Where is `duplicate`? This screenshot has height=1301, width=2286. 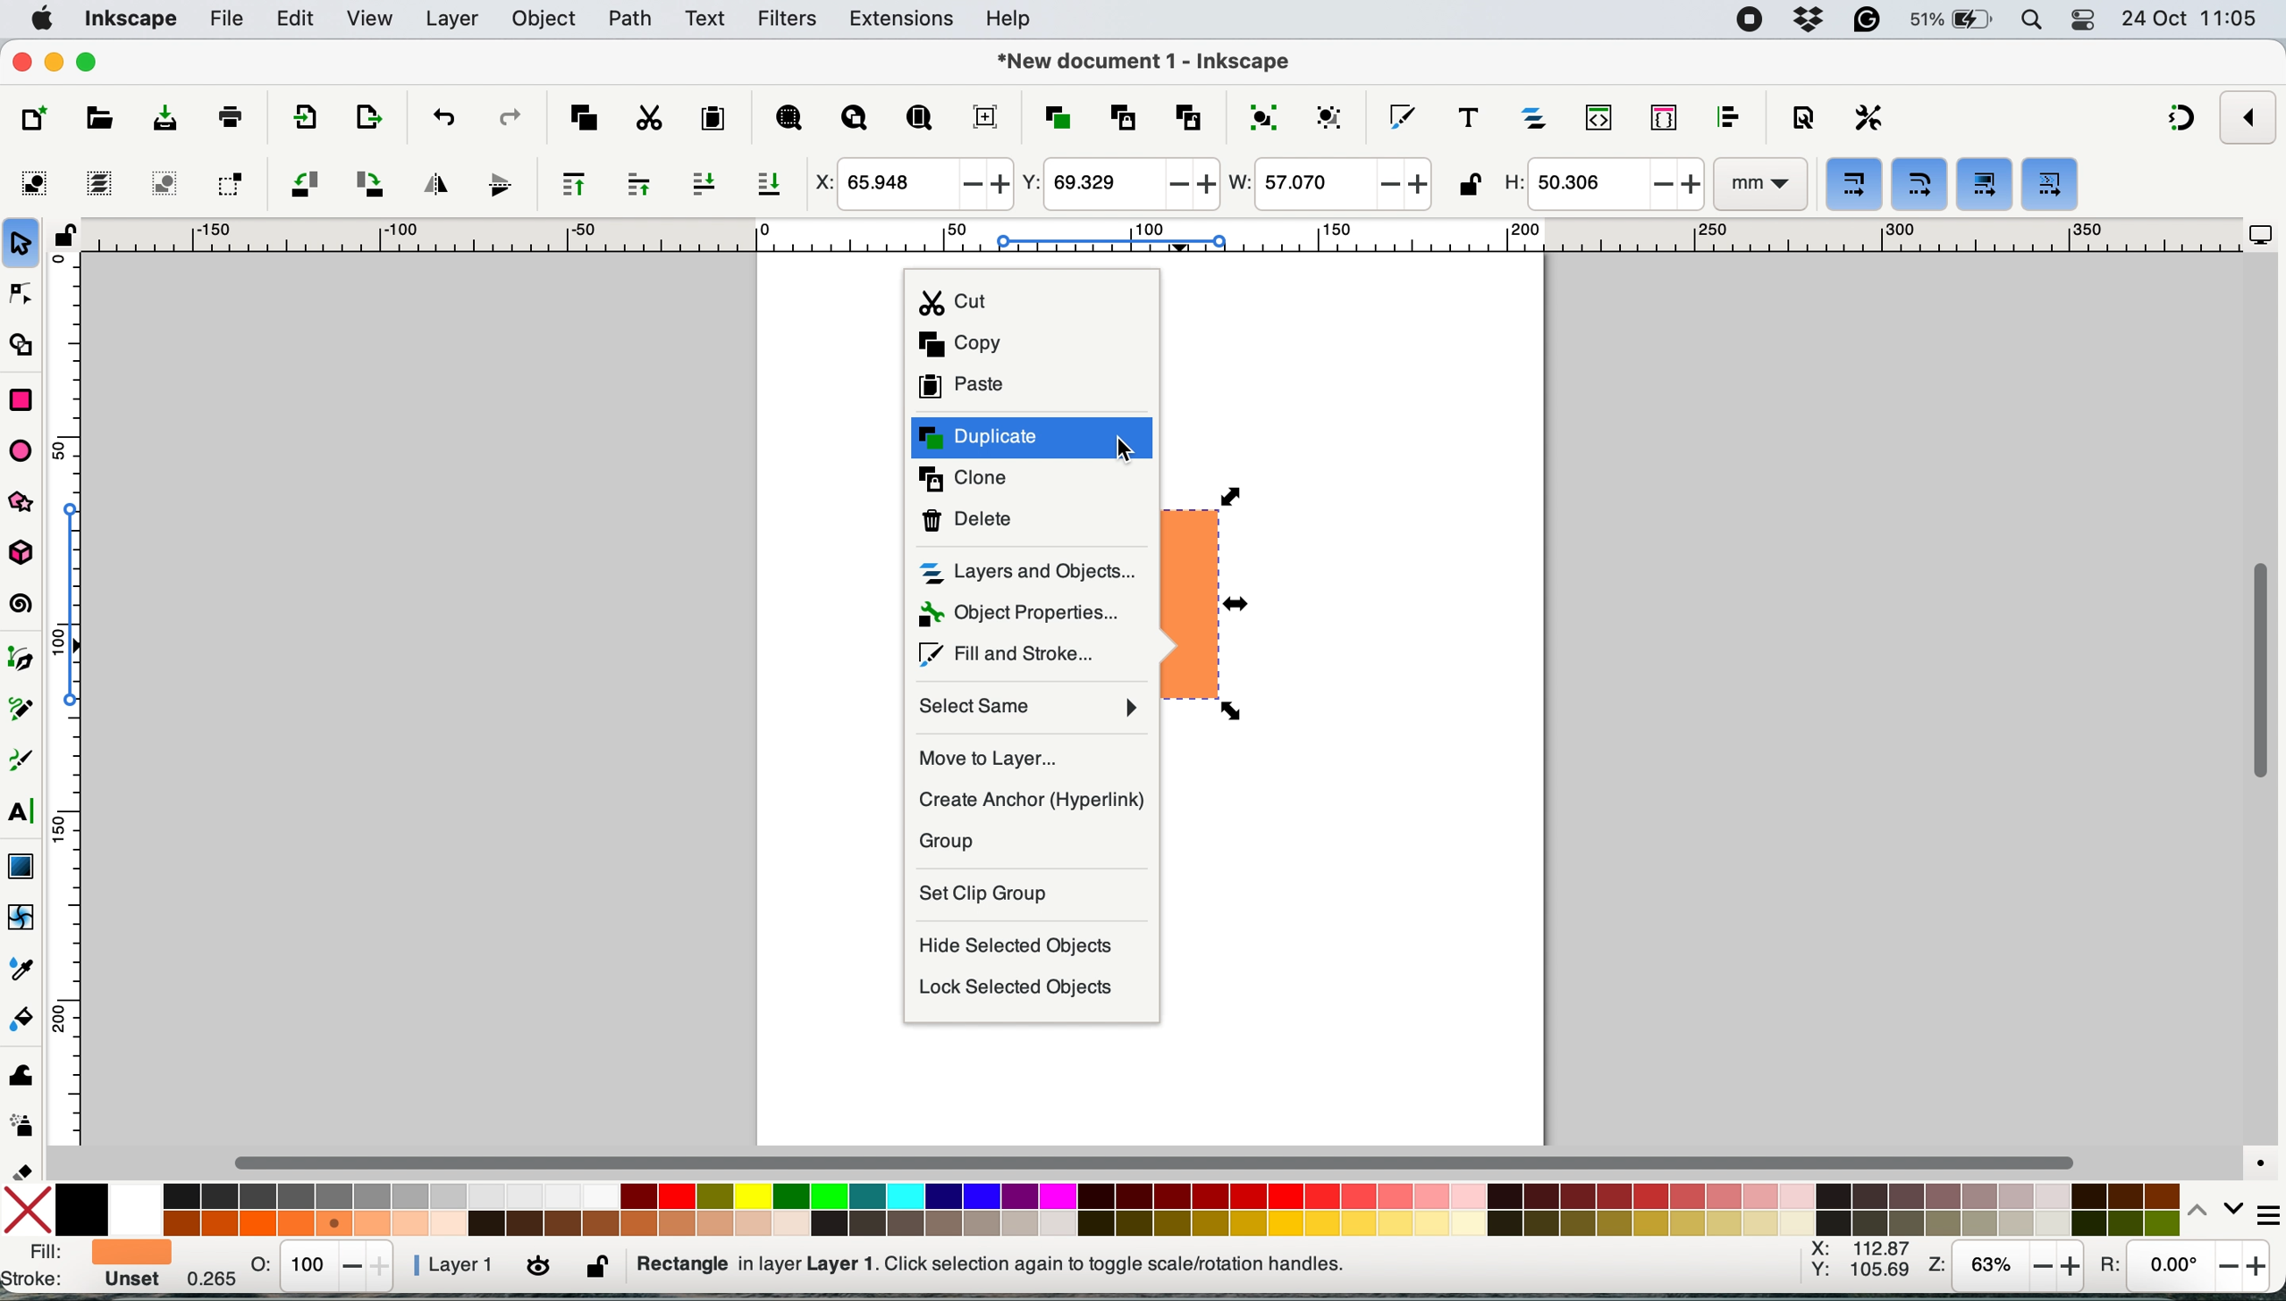
duplicate is located at coordinates (1032, 437).